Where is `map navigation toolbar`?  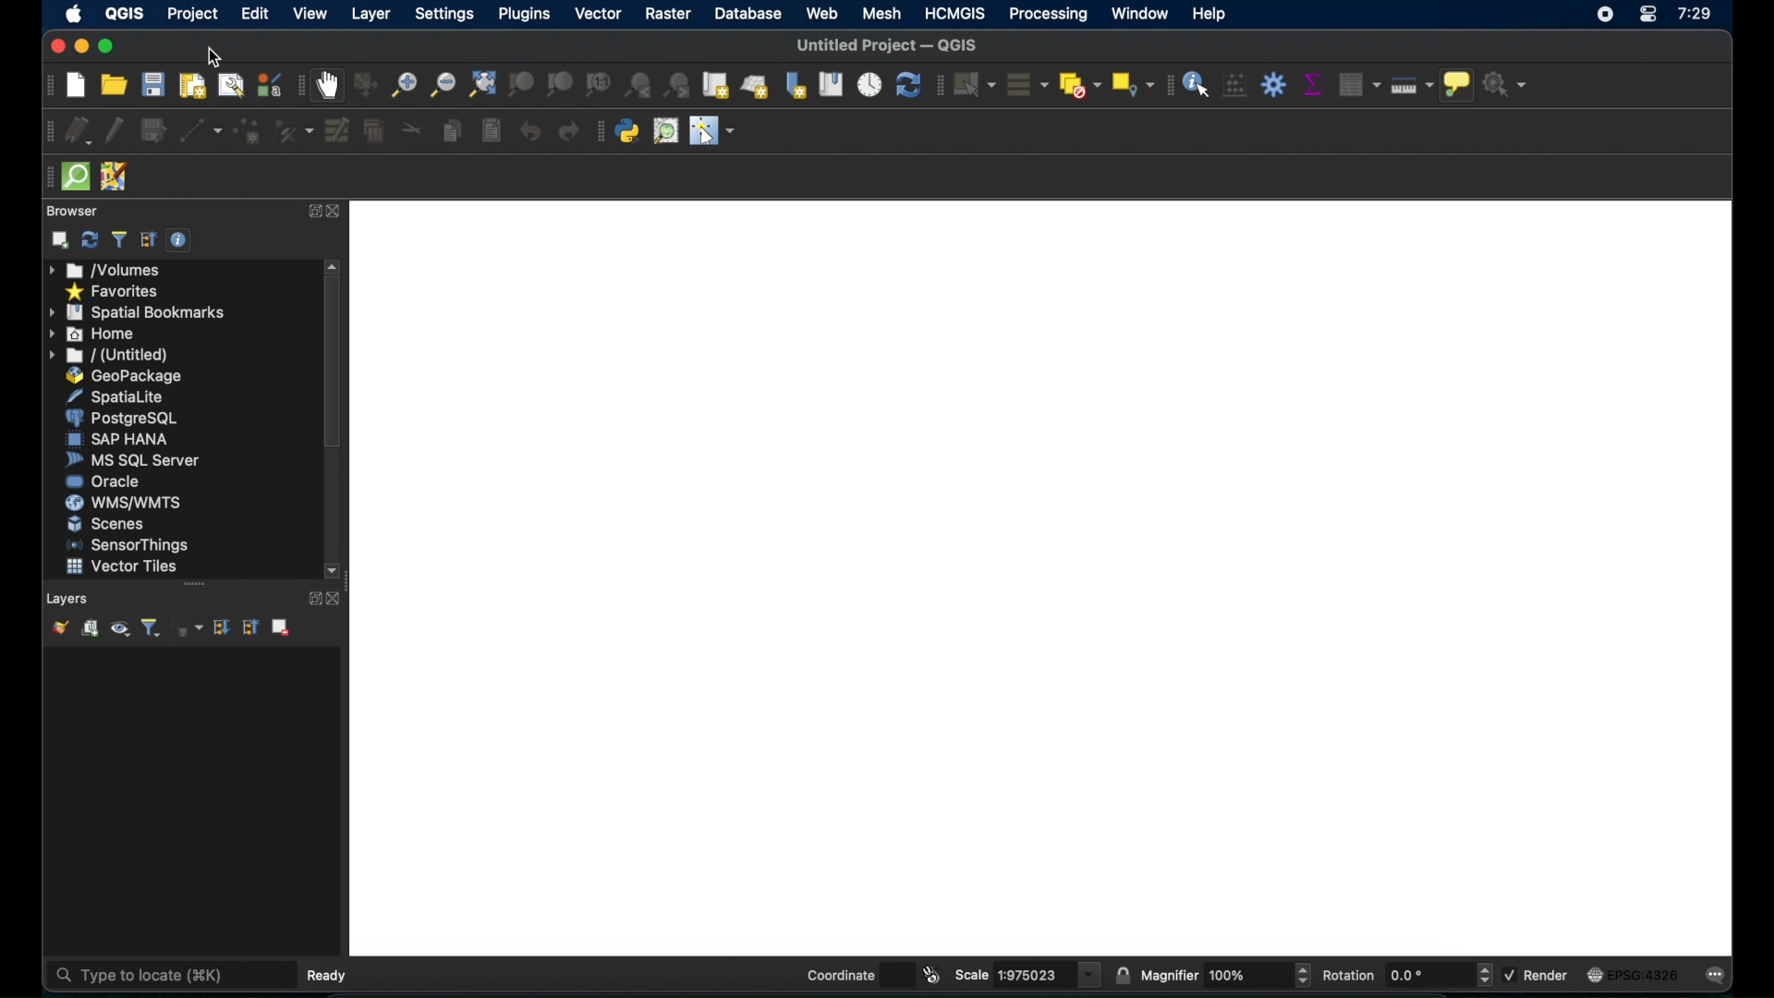 map navigation toolbar is located at coordinates (298, 86).